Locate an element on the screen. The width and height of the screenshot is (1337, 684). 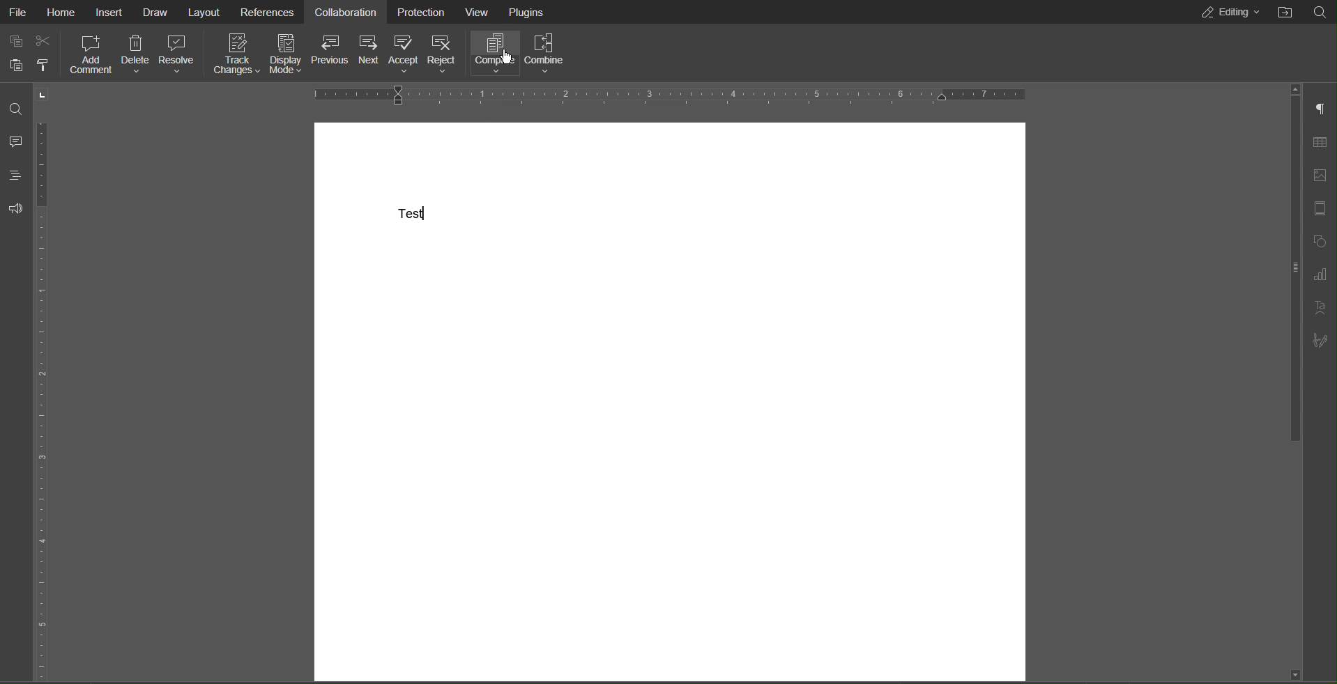
Table Settings is located at coordinates (1320, 143).